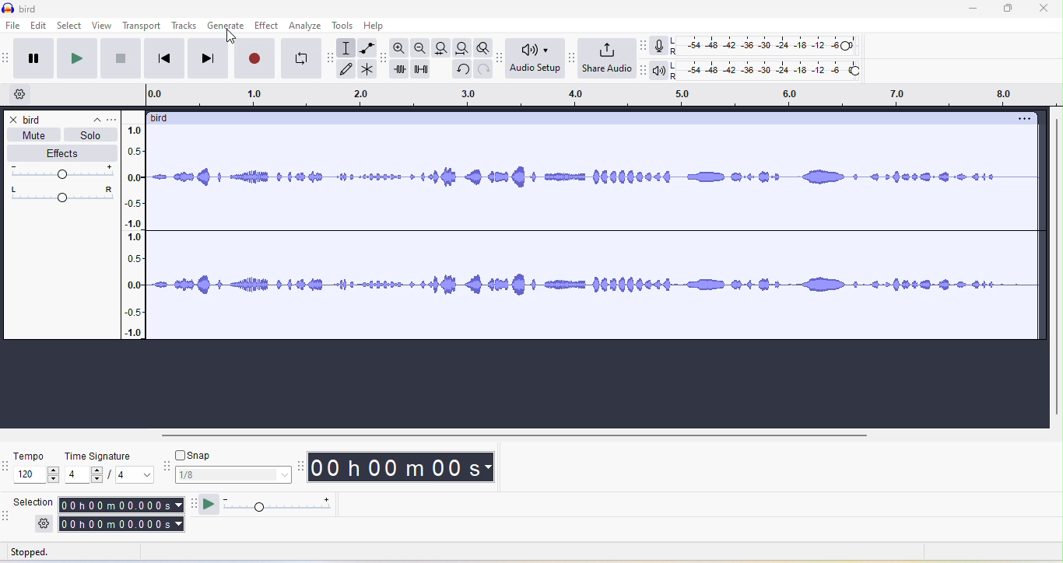  What do you see at coordinates (420, 47) in the screenshot?
I see `zoom out` at bounding box center [420, 47].